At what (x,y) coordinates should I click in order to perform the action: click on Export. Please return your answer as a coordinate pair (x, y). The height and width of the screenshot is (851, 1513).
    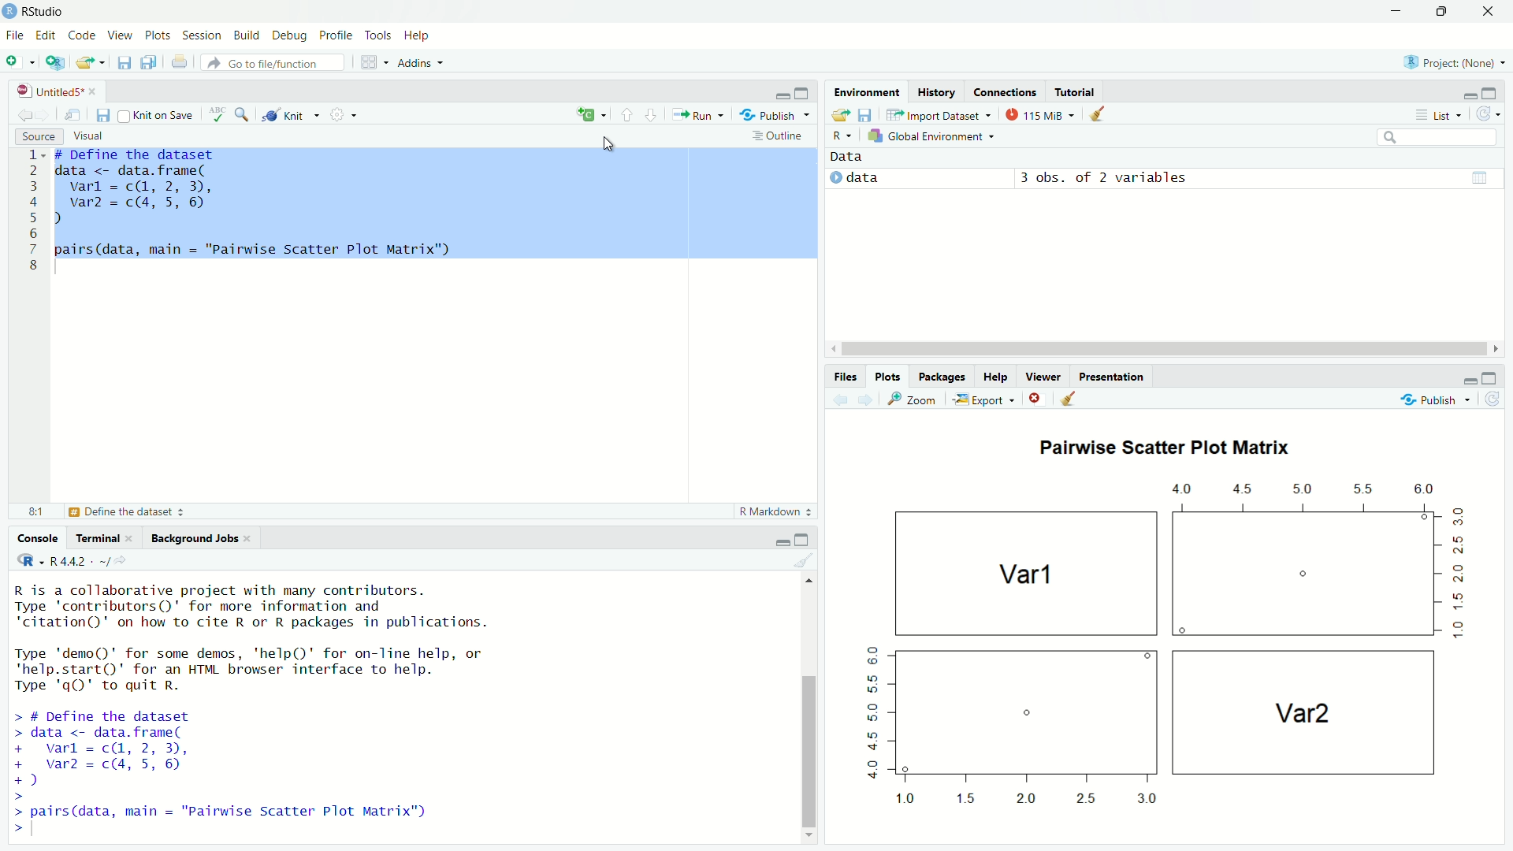
    Looking at the image, I should click on (982, 399).